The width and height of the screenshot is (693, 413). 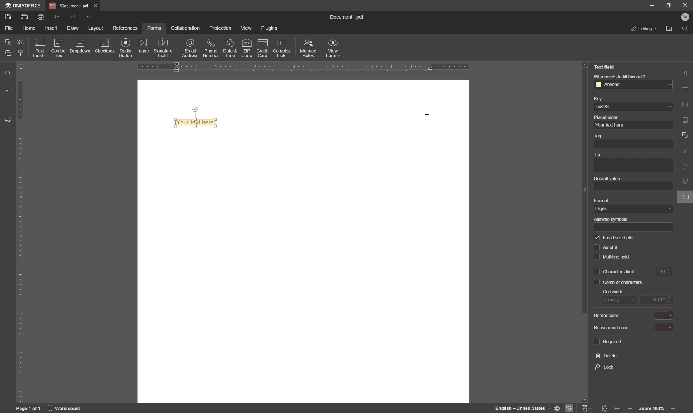 I want to click on manage roles, so click(x=309, y=48).